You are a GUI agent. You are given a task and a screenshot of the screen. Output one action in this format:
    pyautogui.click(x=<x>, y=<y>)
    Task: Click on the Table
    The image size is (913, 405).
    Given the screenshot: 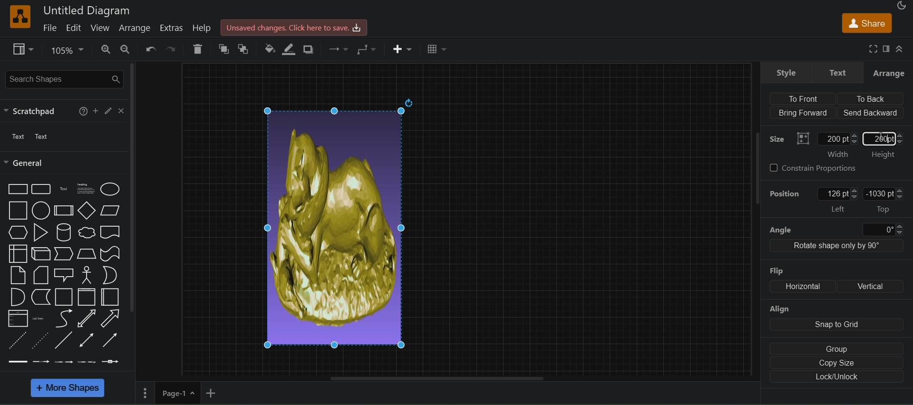 What is the action you would take?
    pyautogui.click(x=436, y=50)
    